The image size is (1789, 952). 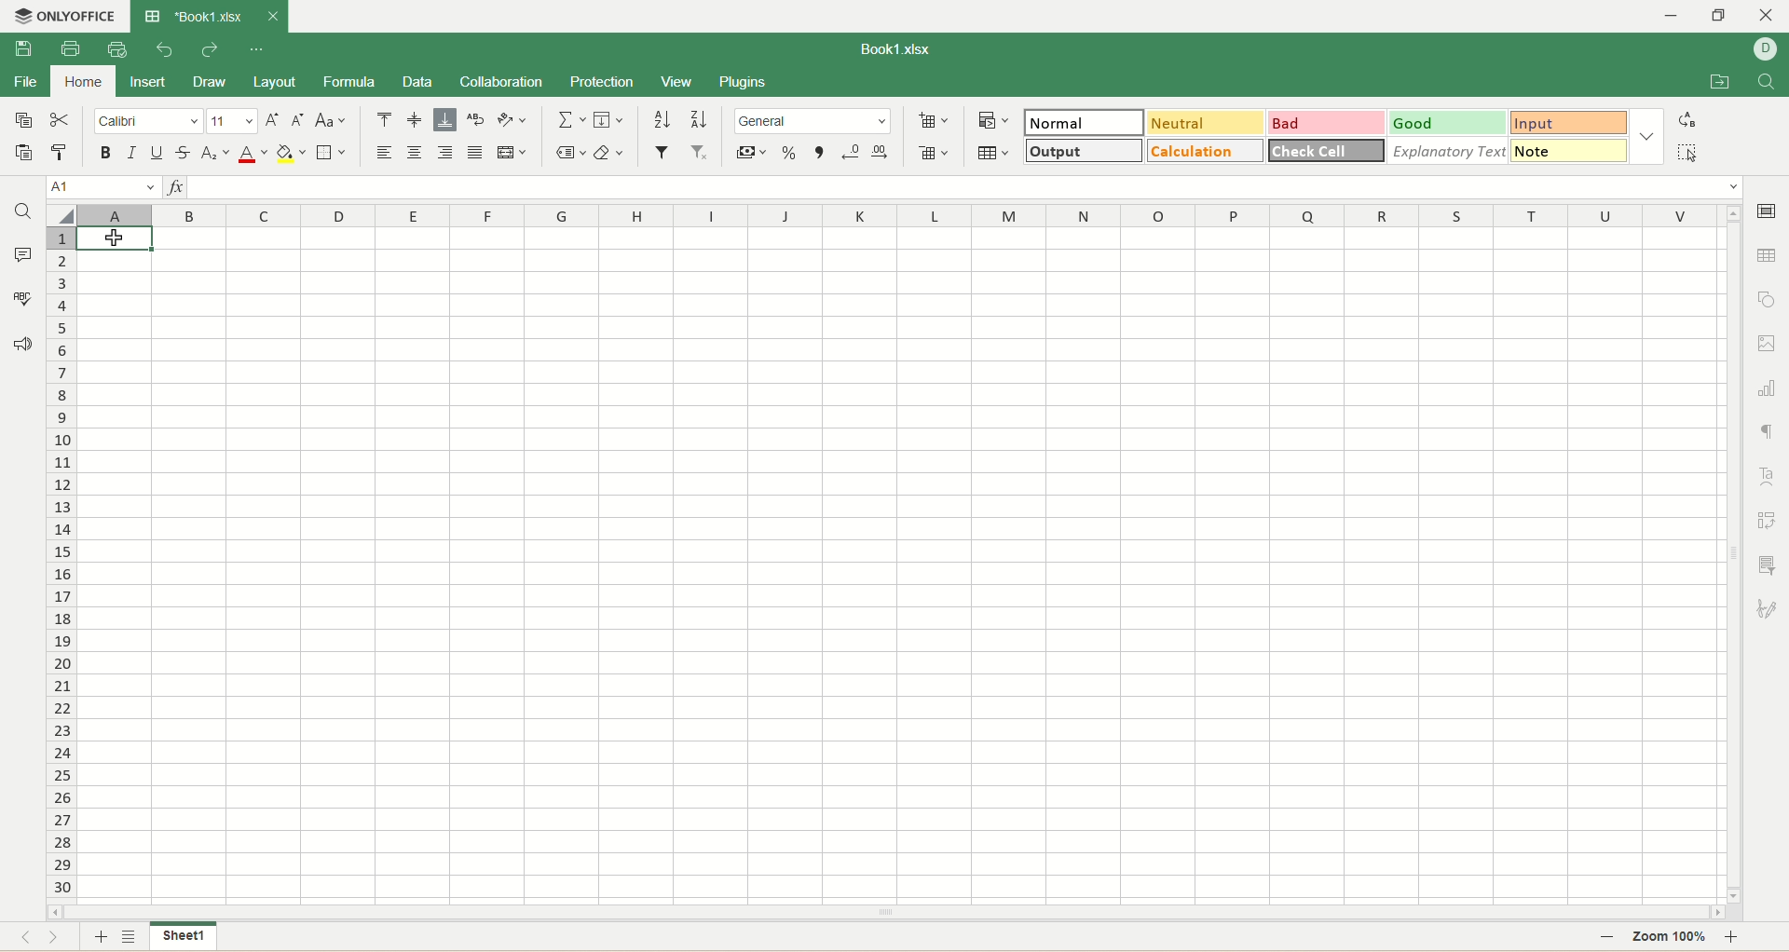 I want to click on cursor, so click(x=116, y=238).